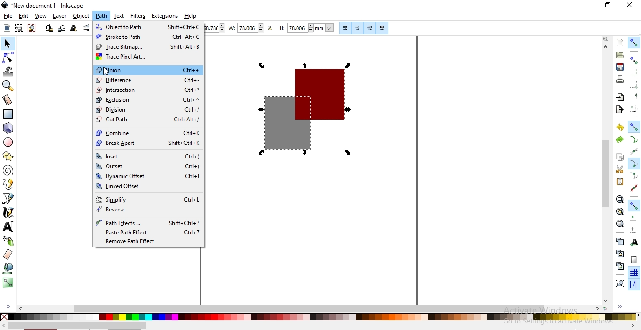  Describe the element at coordinates (23, 16) in the screenshot. I see `edit` at that location.